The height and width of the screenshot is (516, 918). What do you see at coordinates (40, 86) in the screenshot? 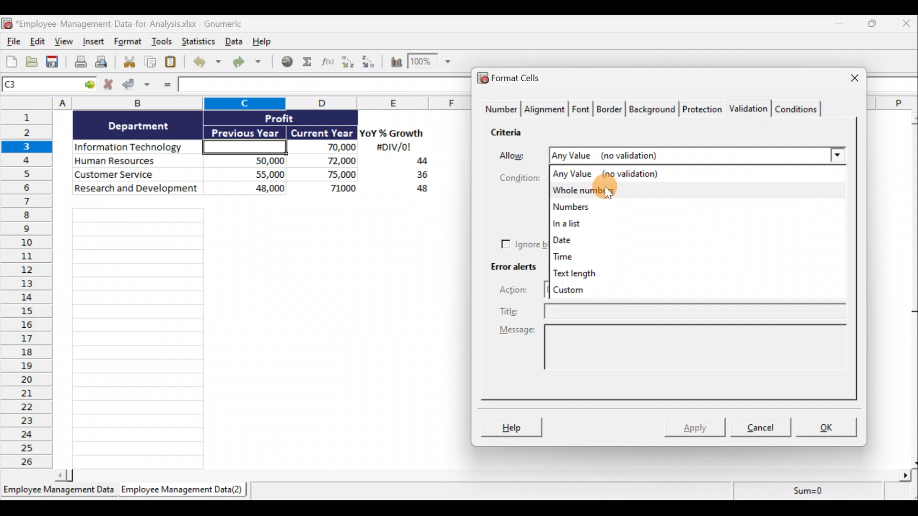
I see `Cell name C1` at bounding box center [40, 86].